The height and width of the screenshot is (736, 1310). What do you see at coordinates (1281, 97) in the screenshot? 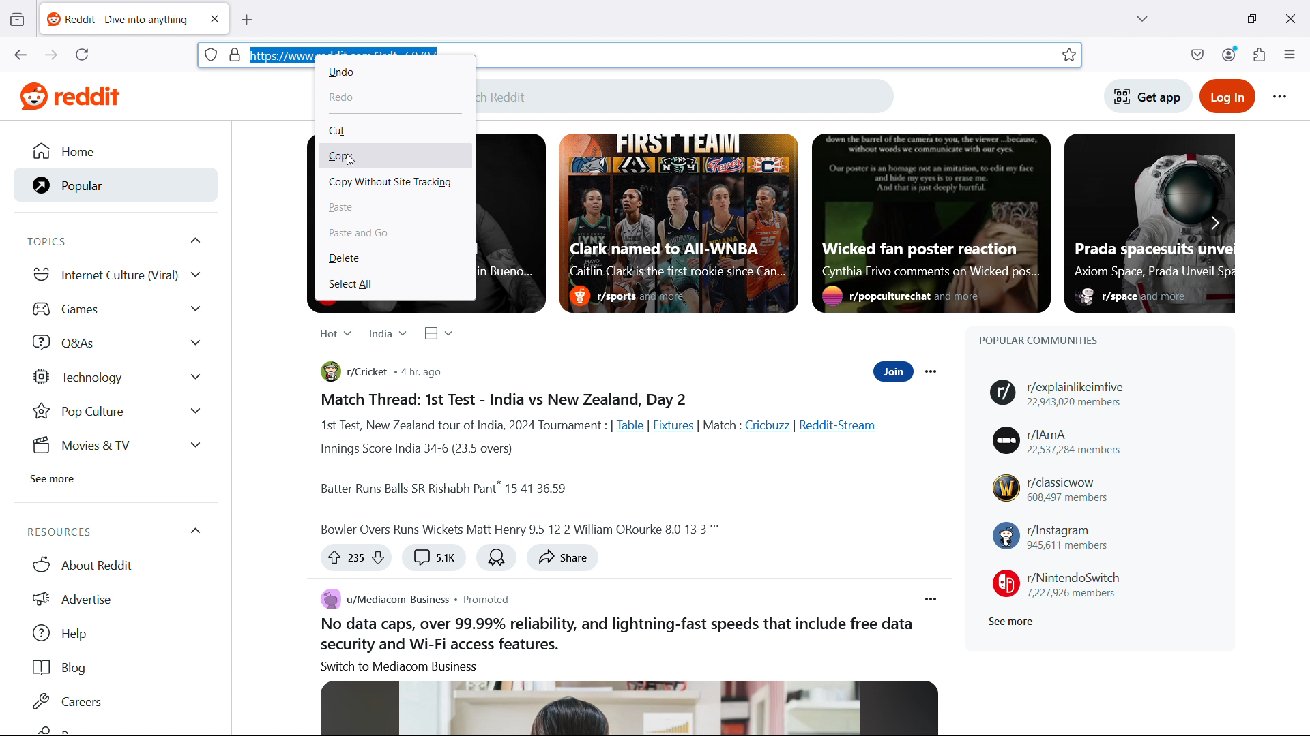
I see `Reddit options` at bounding box center [1281, 97].